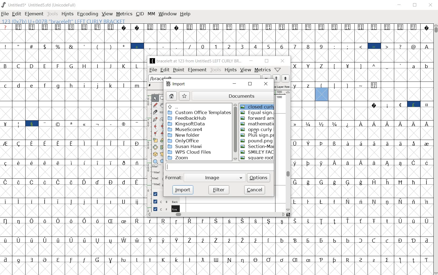  I want to click on background, so click(163, 201).